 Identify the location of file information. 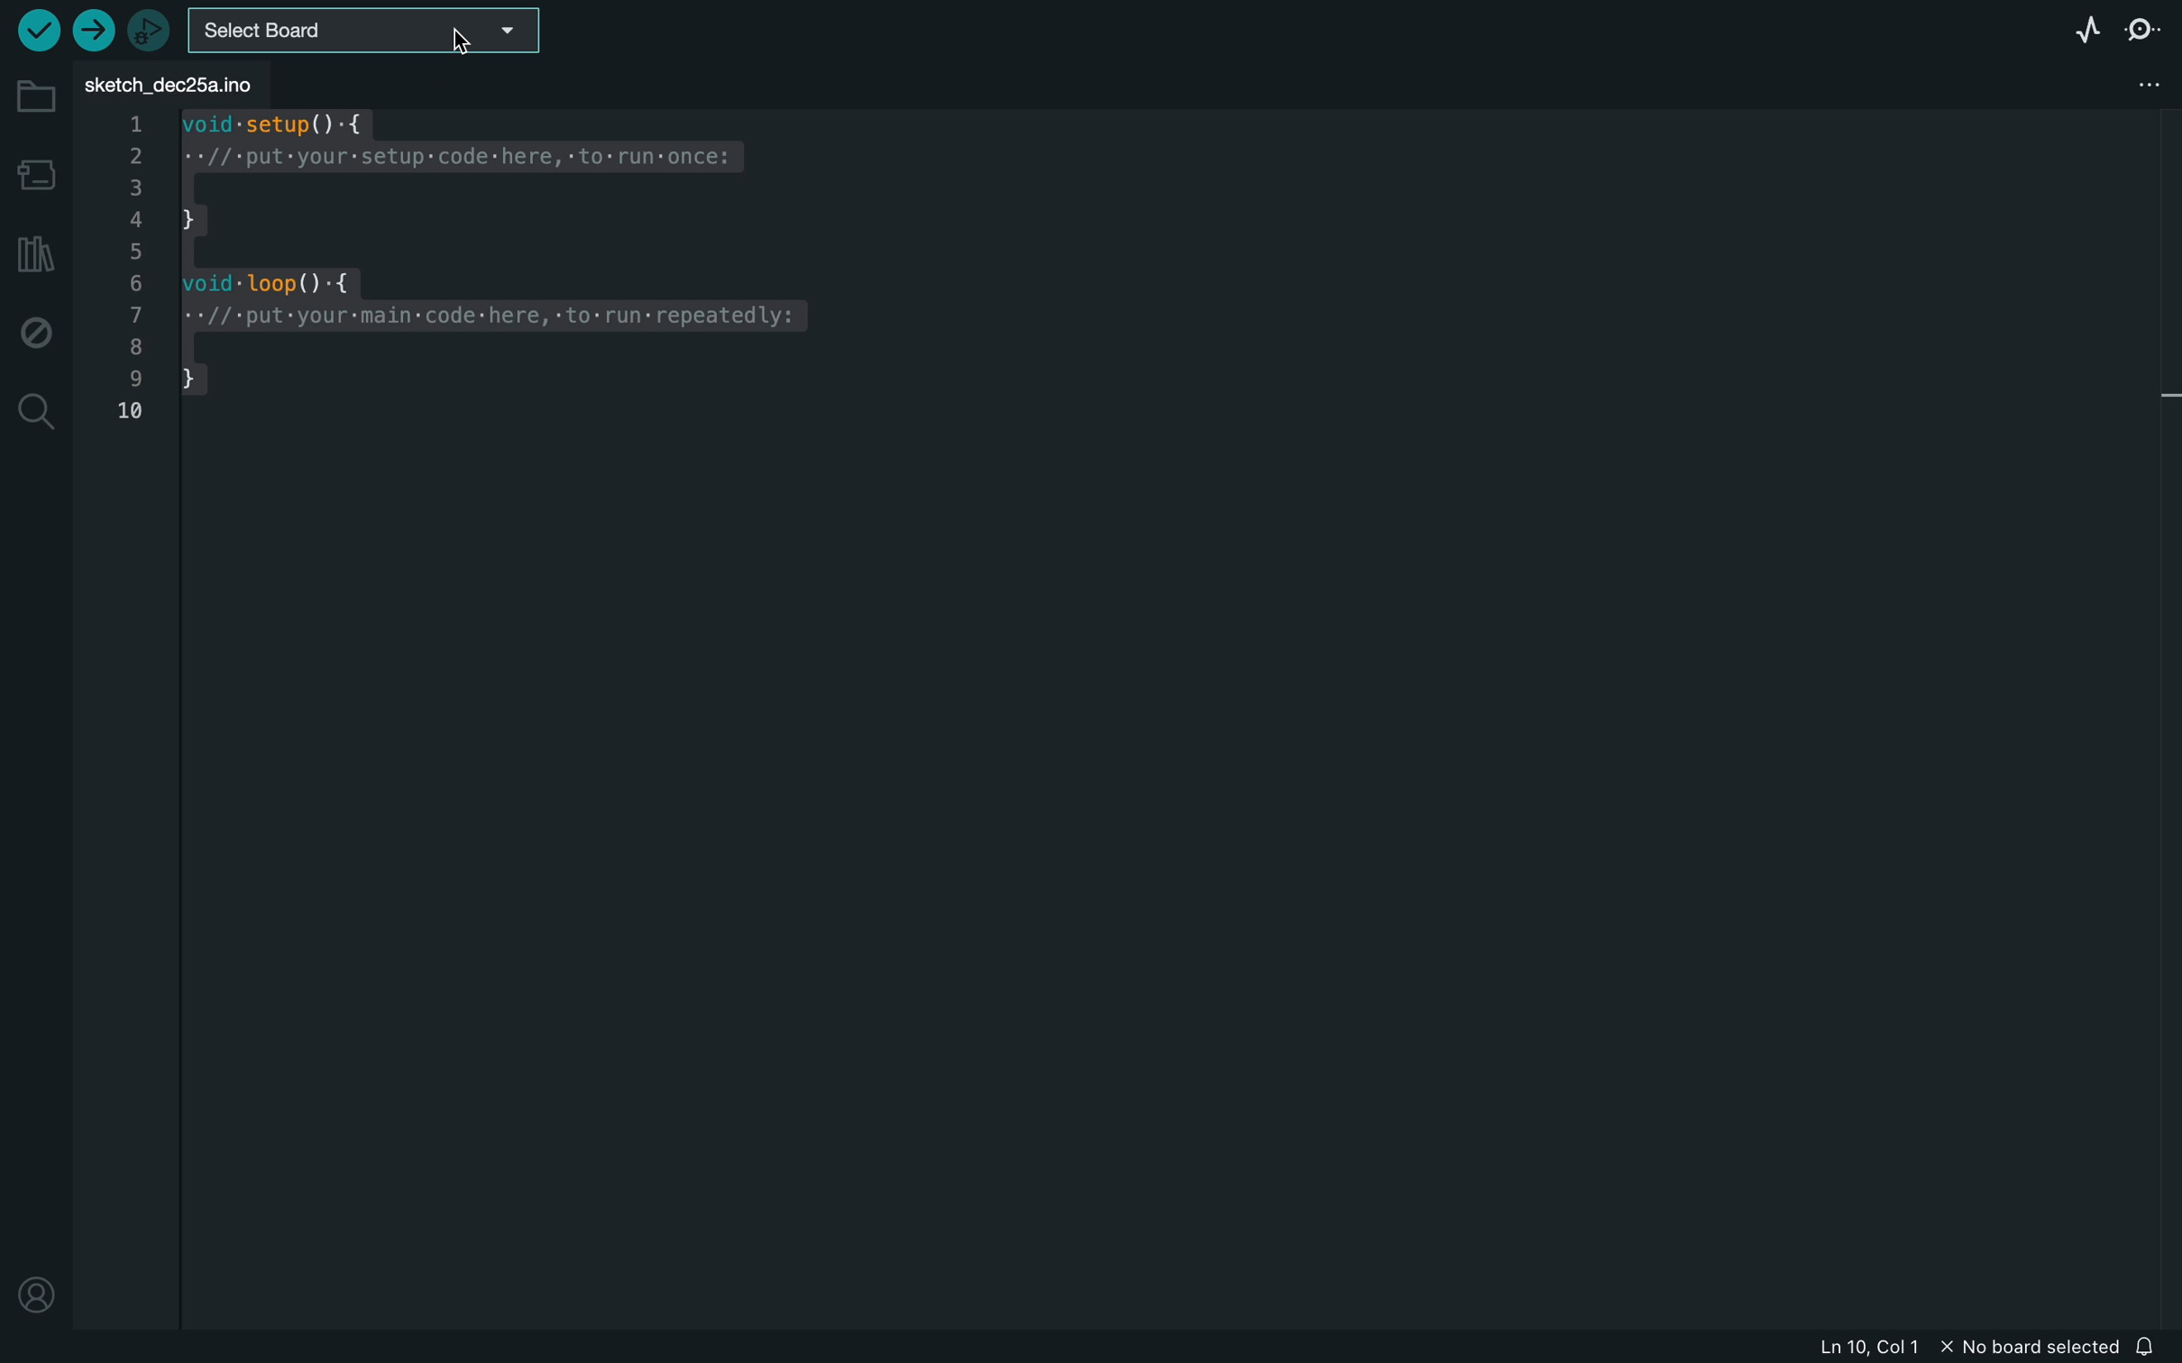
(1966, 1346).